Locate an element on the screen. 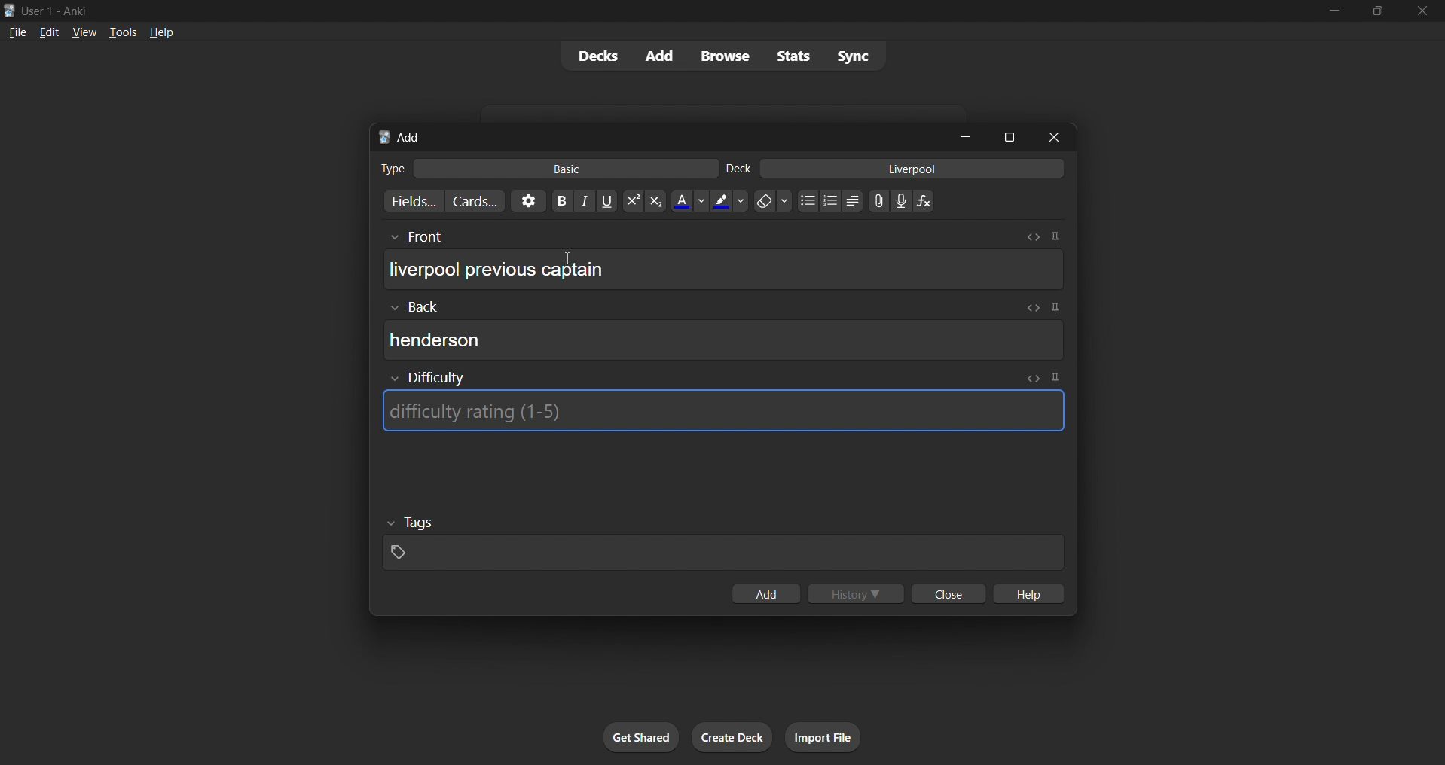  minimize is located at coordinates (969, 138).